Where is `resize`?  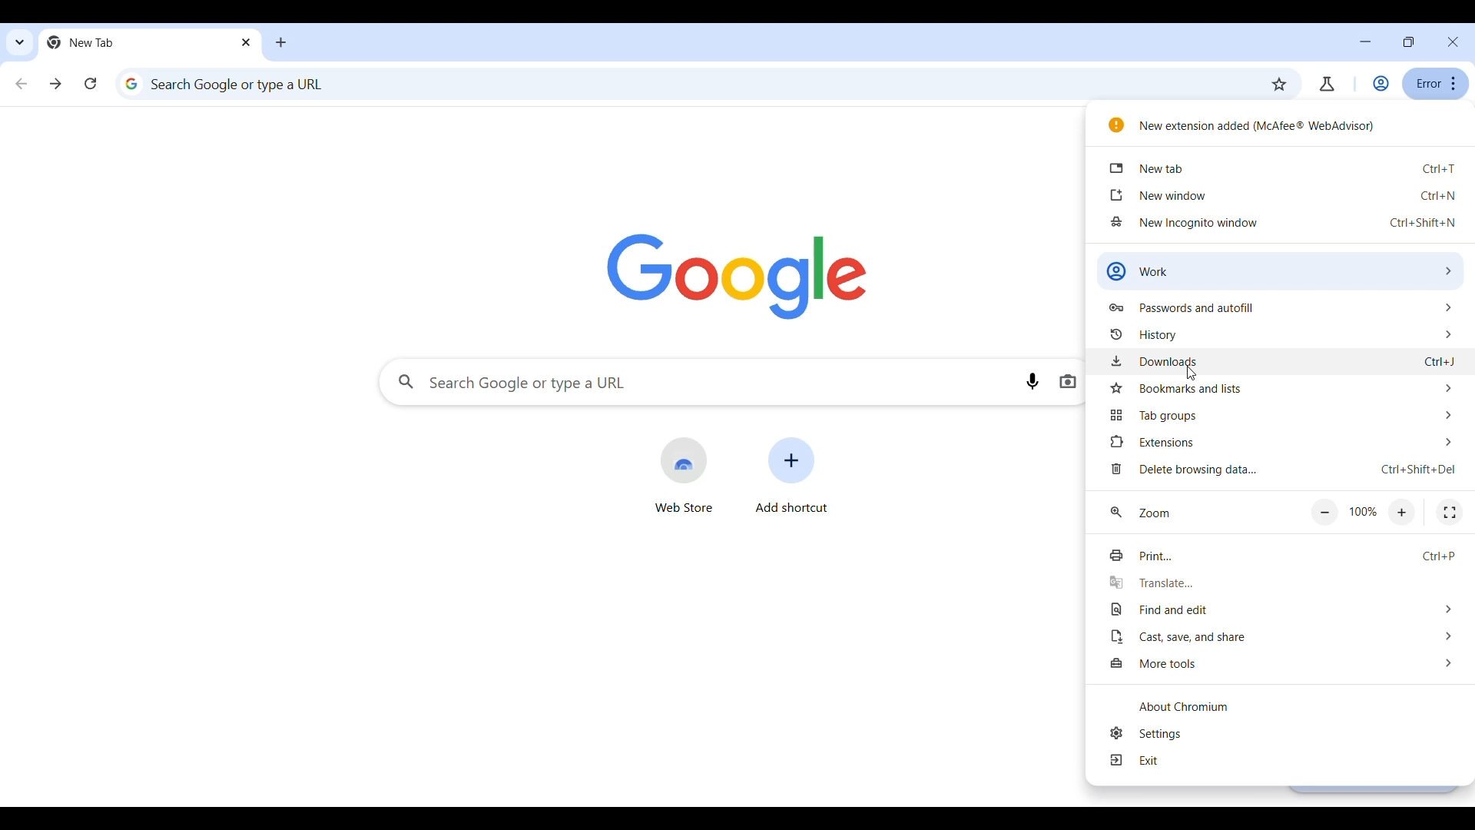
resize is located at coordinates (1409, 41).